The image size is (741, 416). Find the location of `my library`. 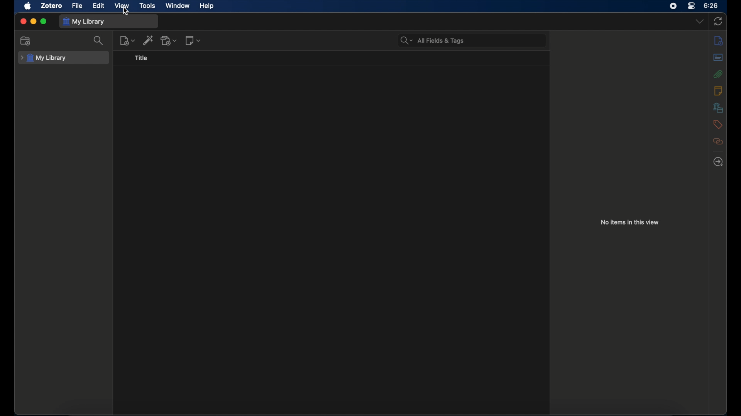

my library is located at coordinates (43, 58).